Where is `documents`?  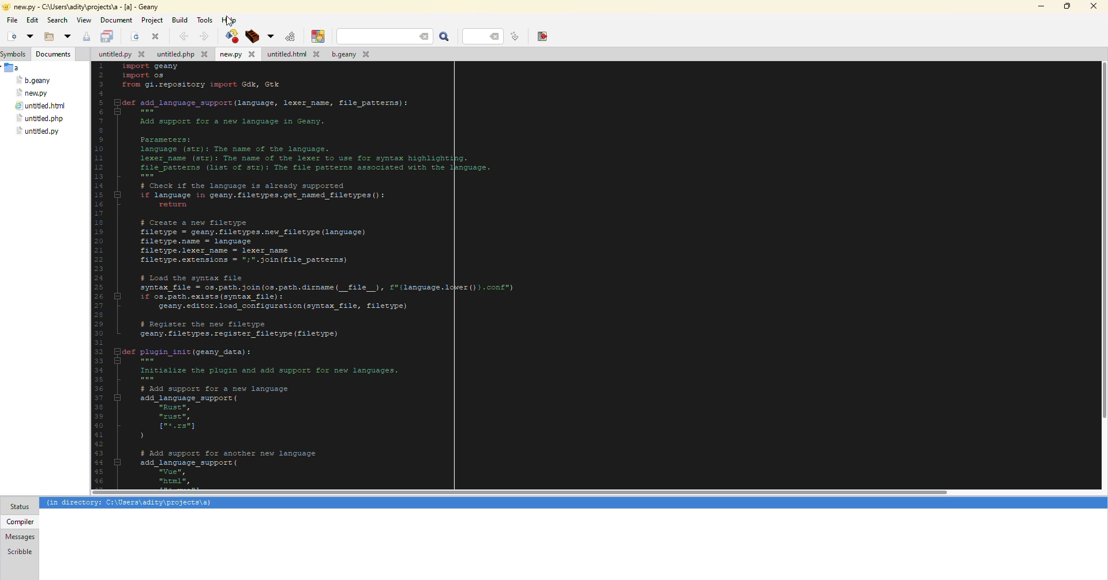
documents is located at coordinates (54, 54).